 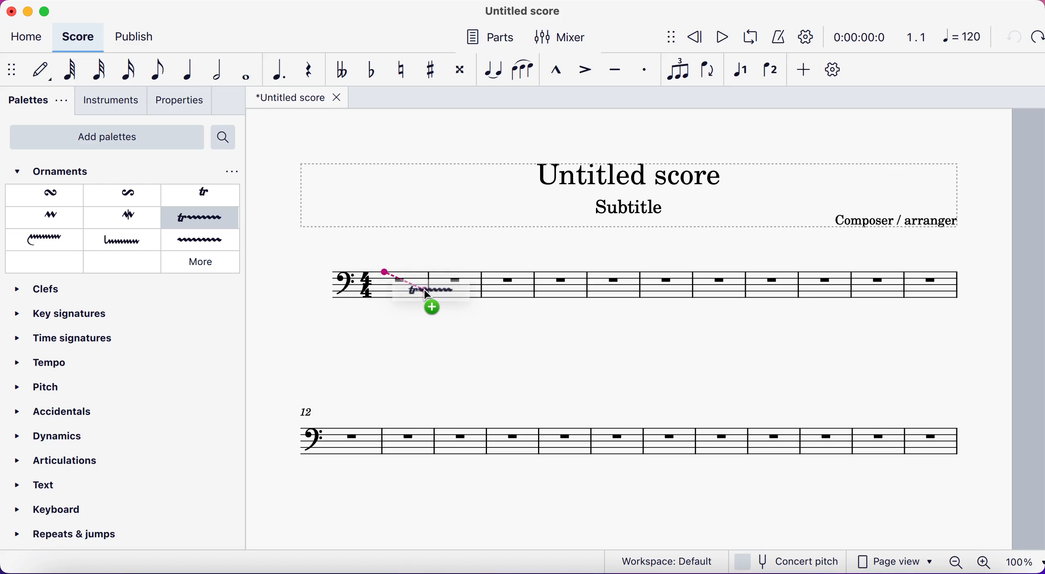 What do you see at coordinates (51, 436) in the screenshot?
I see `dynamics` at bounding box center [51, 436].